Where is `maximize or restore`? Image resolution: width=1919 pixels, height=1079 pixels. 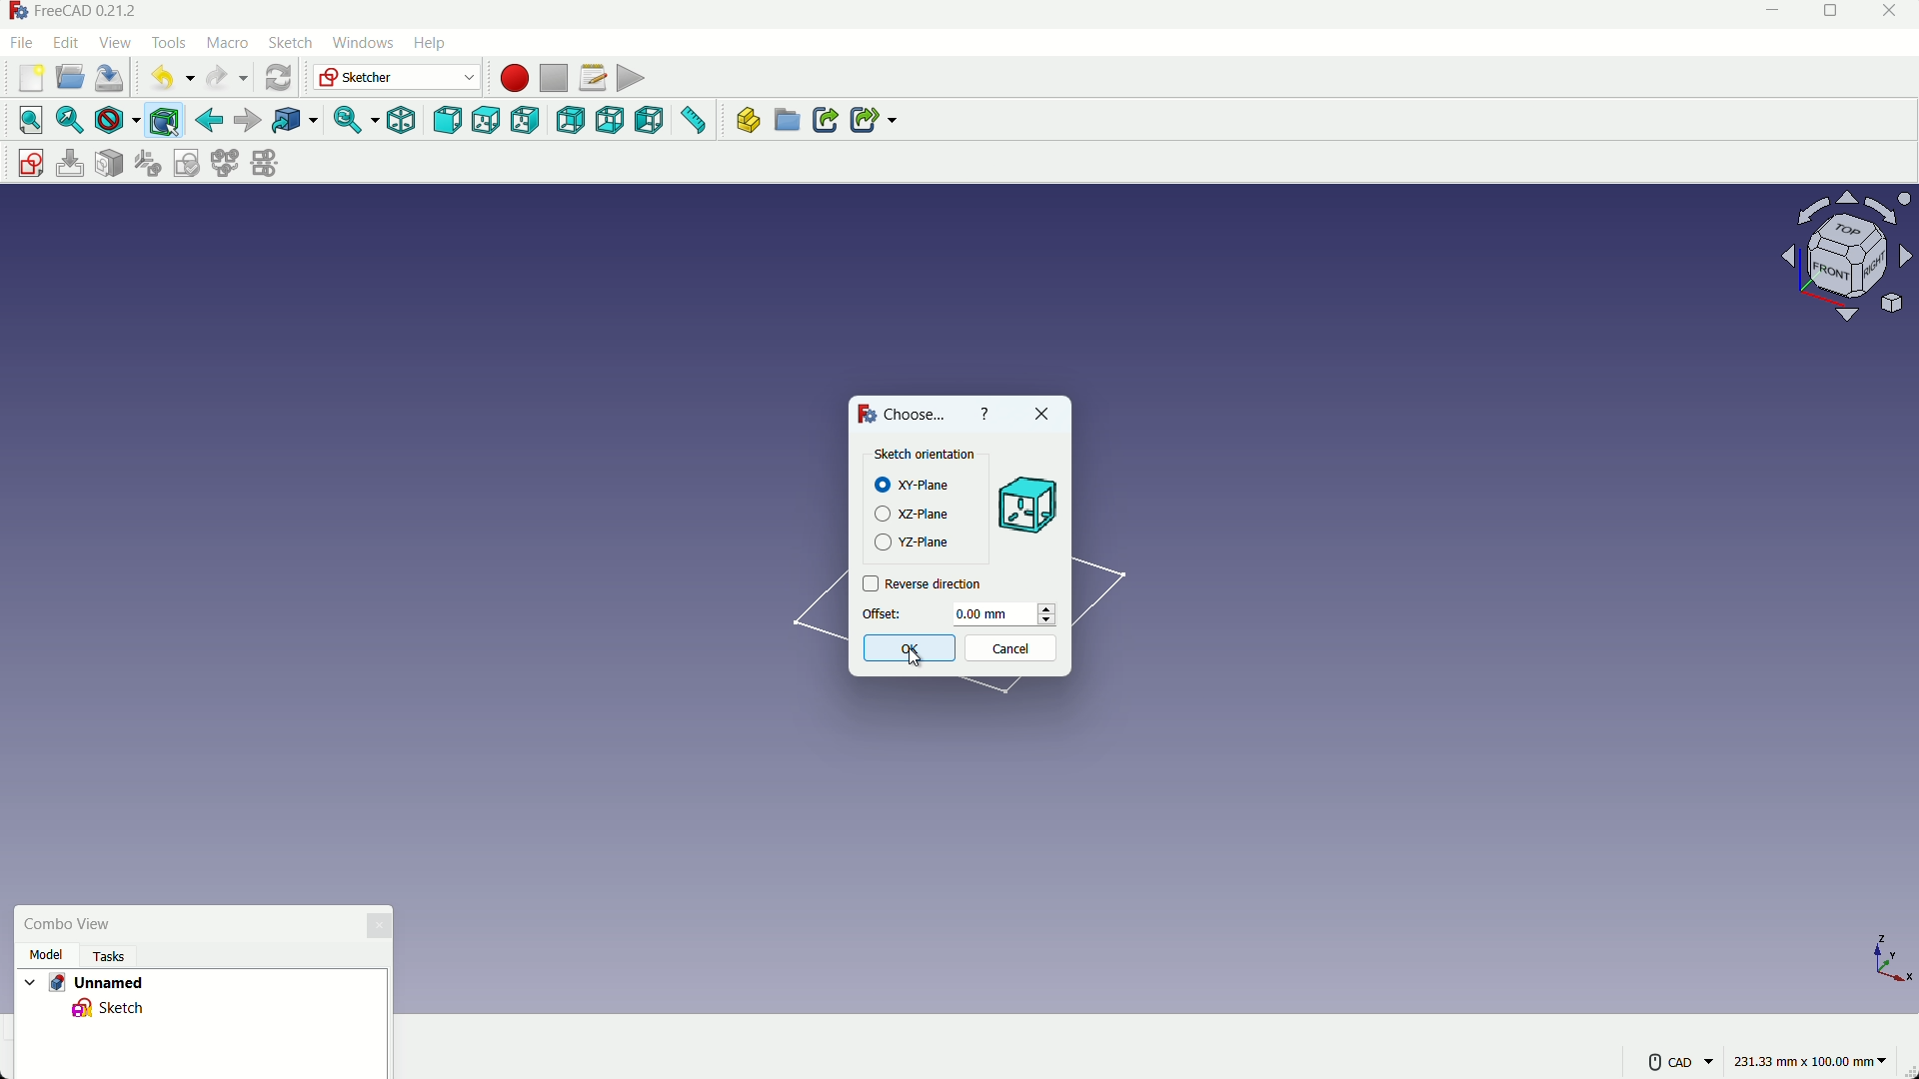
maximize or restore is located at coordinates (1833, 15).